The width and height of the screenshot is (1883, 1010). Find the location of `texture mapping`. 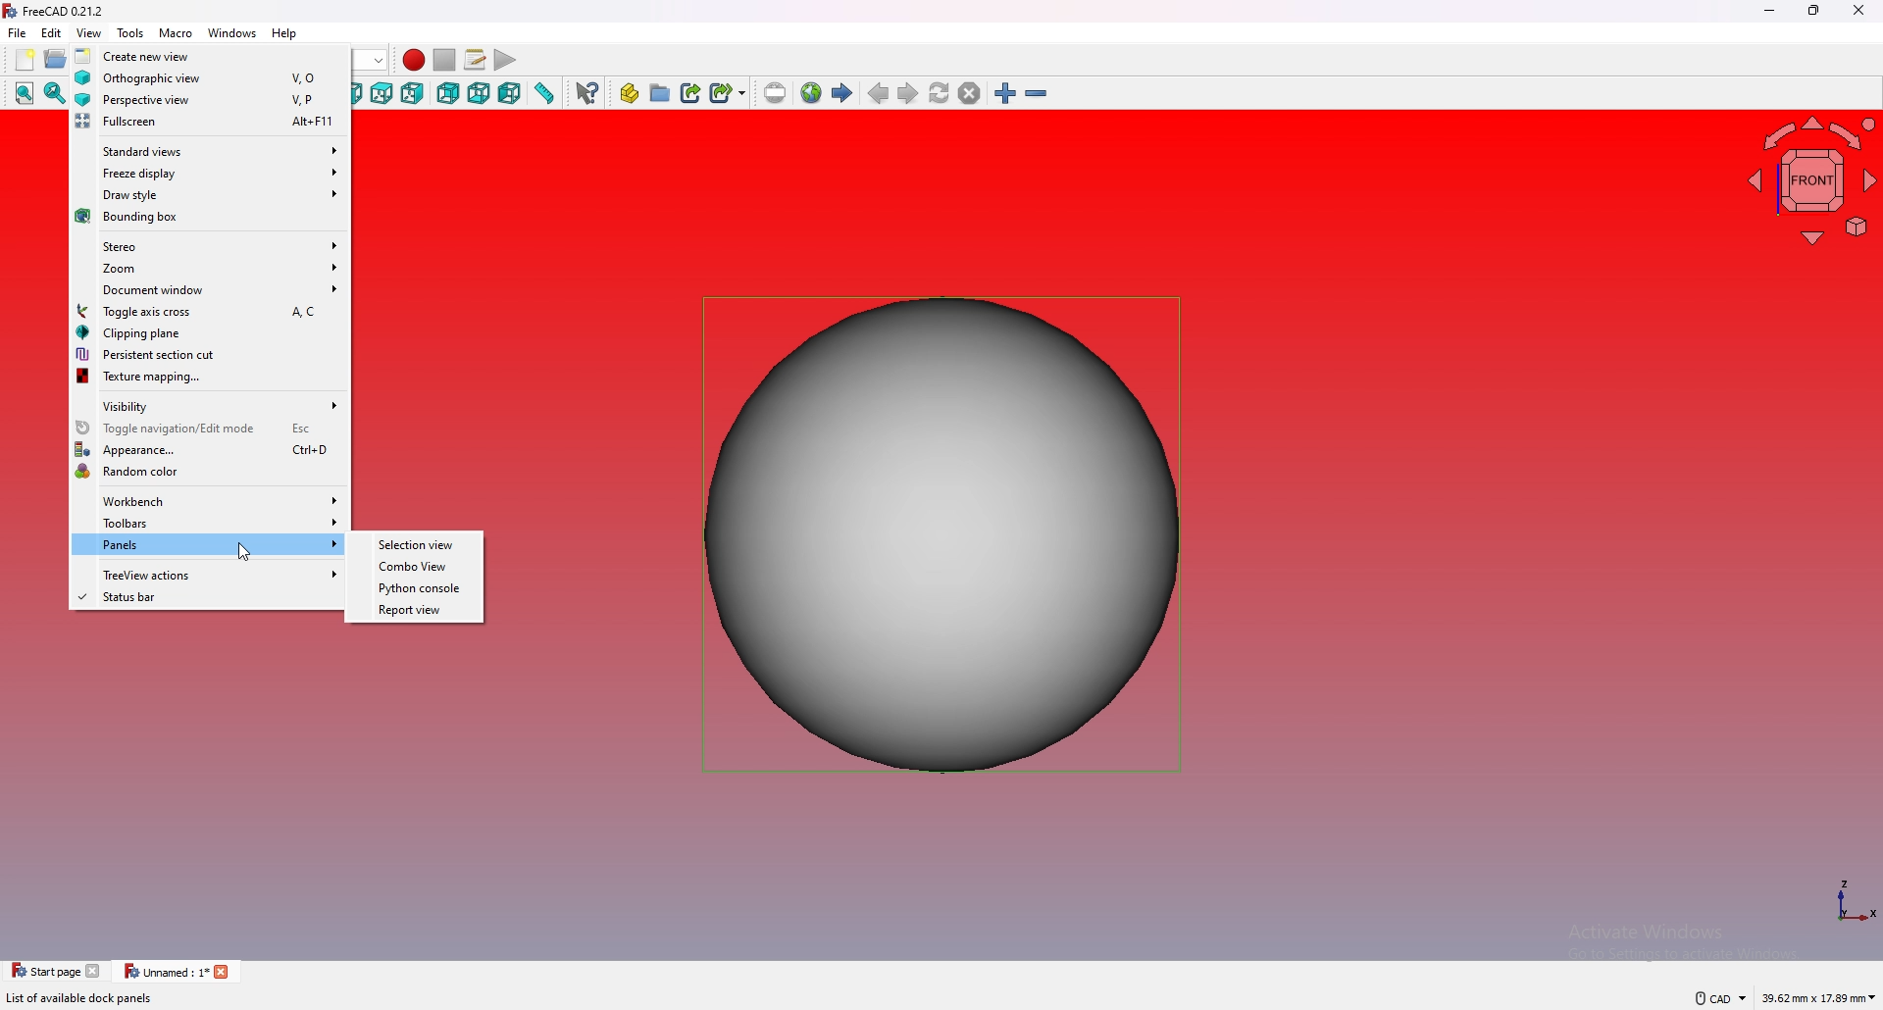

texture mapping is located at coordinates (210, 378).